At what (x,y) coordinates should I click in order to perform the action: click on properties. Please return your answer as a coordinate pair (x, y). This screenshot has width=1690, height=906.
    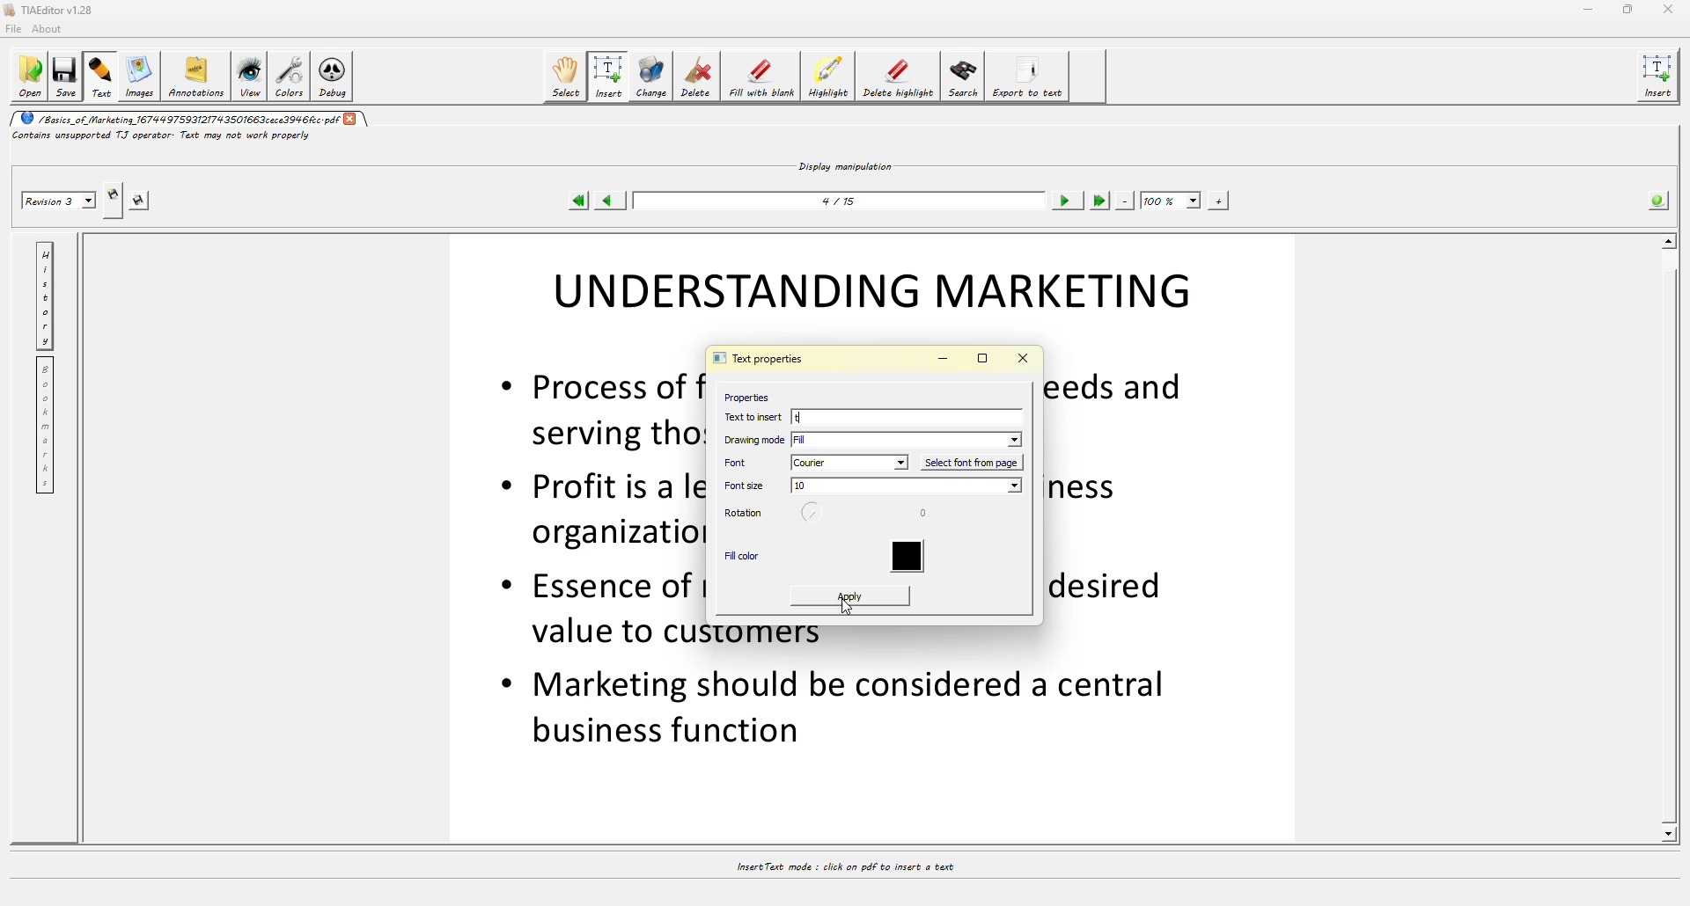
    Looking at the image, I should click on (745, 396).